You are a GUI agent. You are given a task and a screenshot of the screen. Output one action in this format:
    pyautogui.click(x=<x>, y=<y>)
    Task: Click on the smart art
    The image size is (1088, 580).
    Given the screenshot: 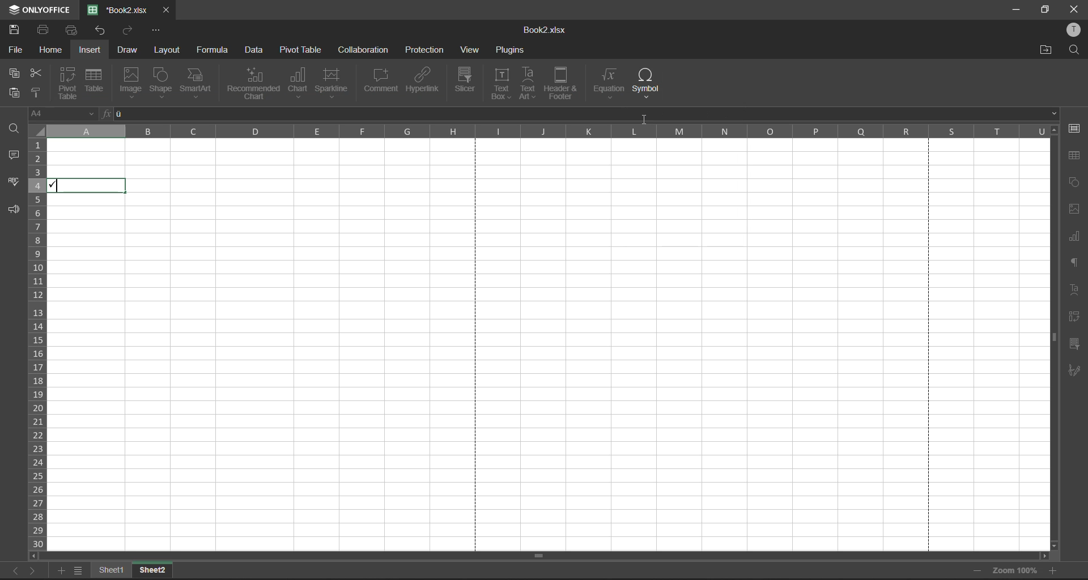 What is the action you would take?
    pyautogui.click(x=197, y=84)
    